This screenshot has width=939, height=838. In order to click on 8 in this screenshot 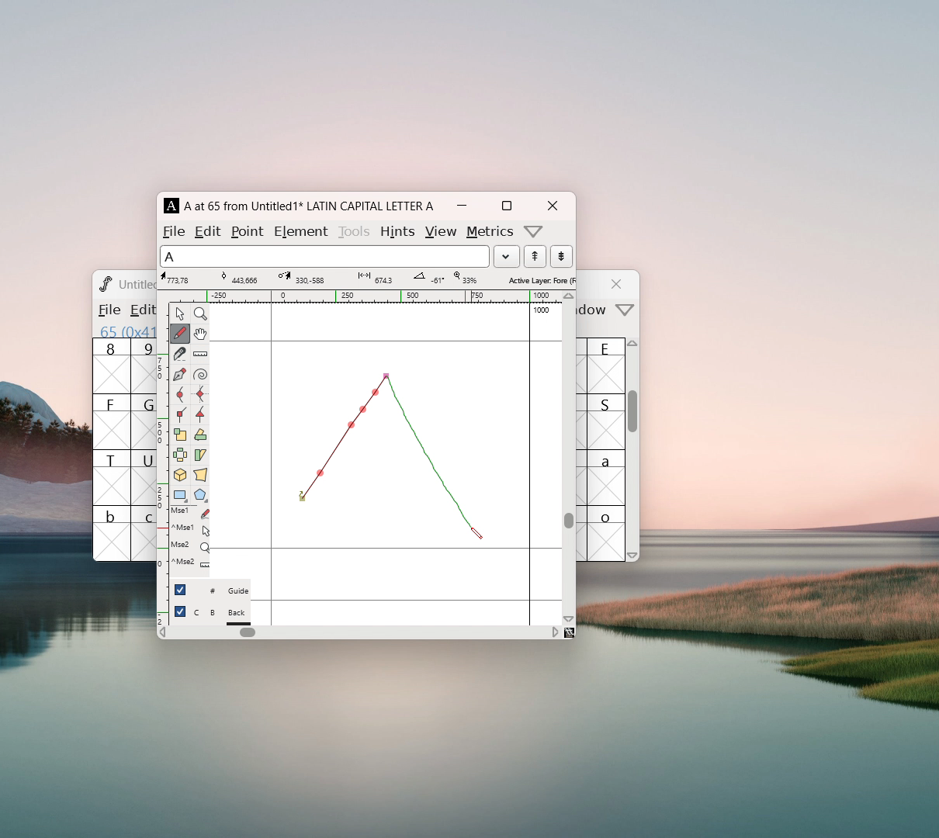, I will do `click(111, 366)`.